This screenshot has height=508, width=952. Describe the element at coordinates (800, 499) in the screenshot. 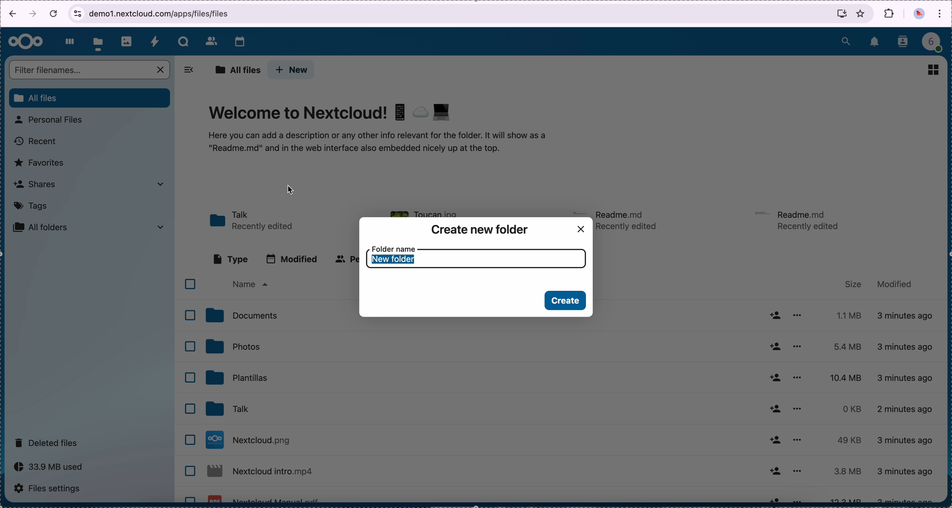

I see `more options` at that location.